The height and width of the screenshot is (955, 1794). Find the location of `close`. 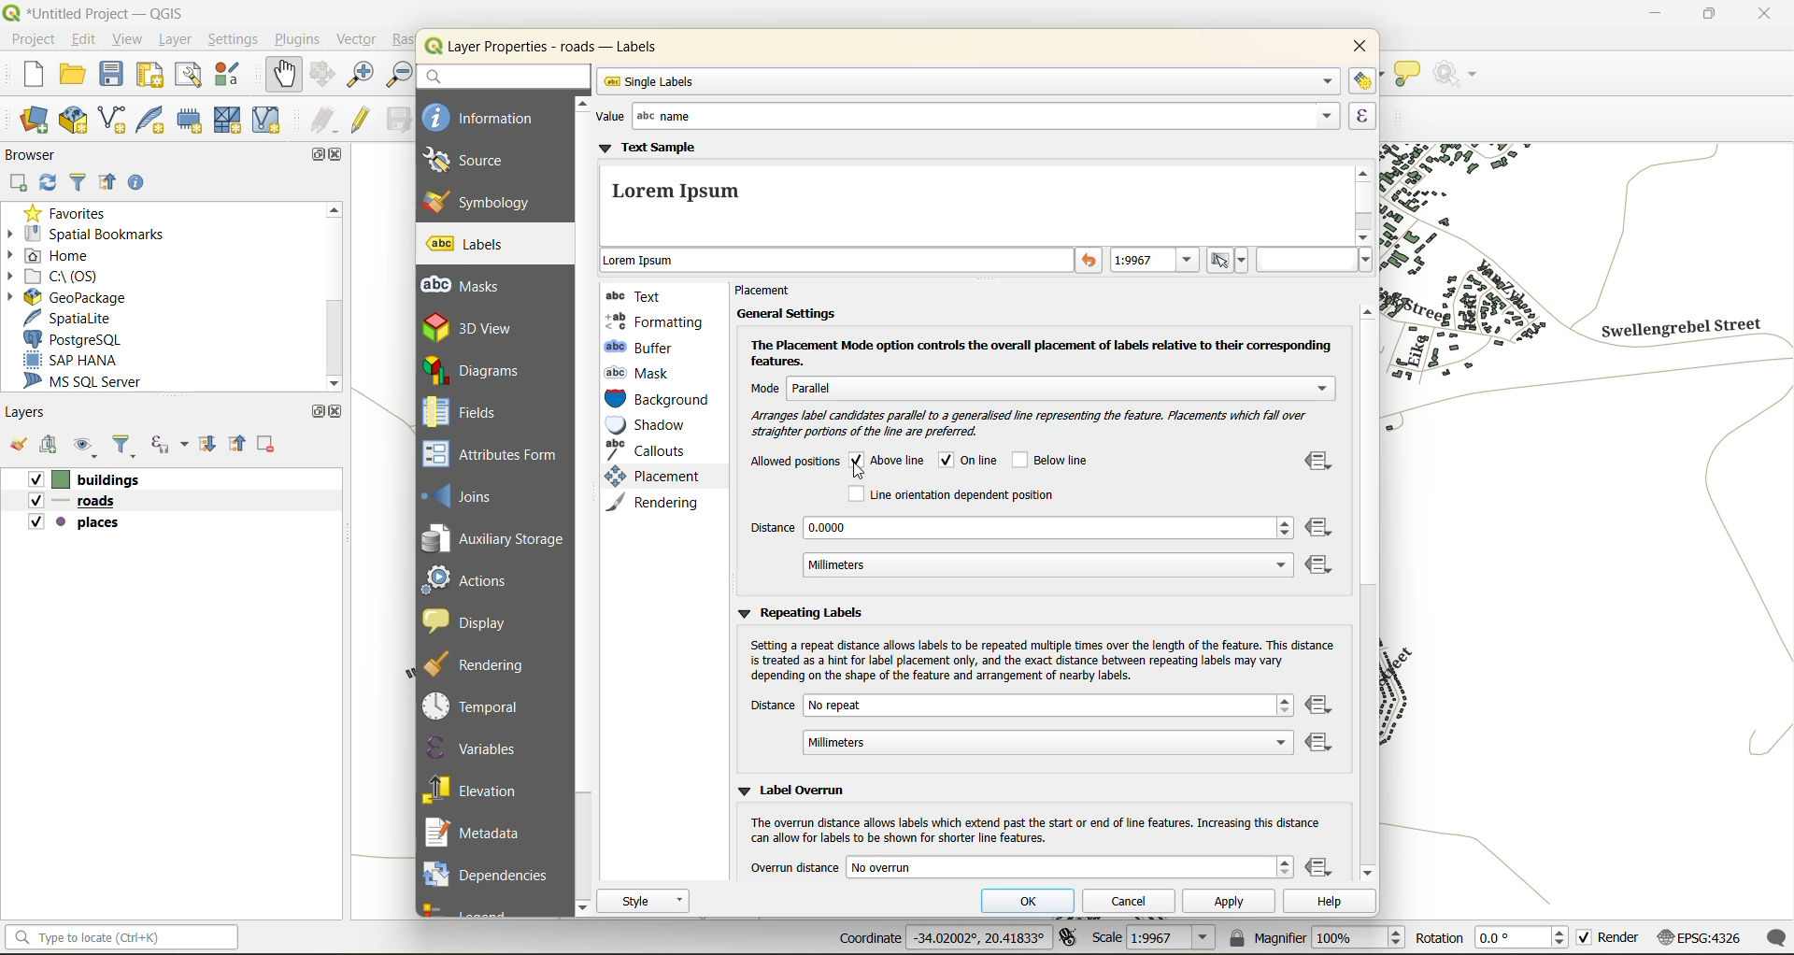

close is located at coordinates (339, 156).